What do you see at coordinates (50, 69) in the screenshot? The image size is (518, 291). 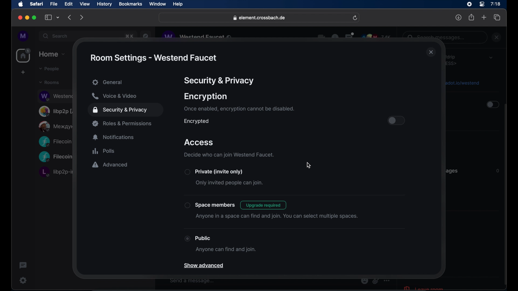 I see `` at bounding box center [50, 69].